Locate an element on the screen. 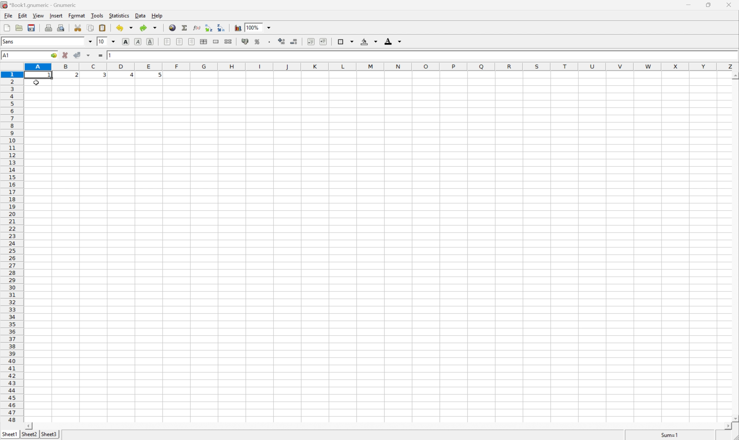 Image resolution: width=739 pixels, height=440 pixels. help is located at coordinates (156, 15).